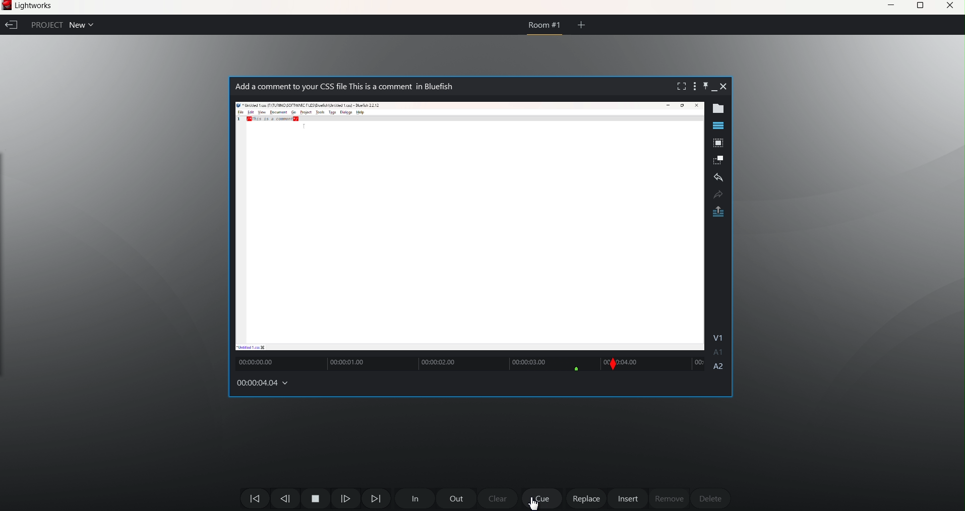  Describe the element at coordinates (693, 86) in the screenshot. I see `show setting menu` at that location.